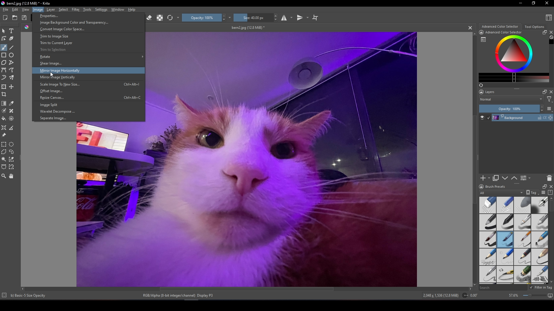 Image resolution: width=554 pixels, height=311 pixels. I want to click on Filters, so click(549, 99).